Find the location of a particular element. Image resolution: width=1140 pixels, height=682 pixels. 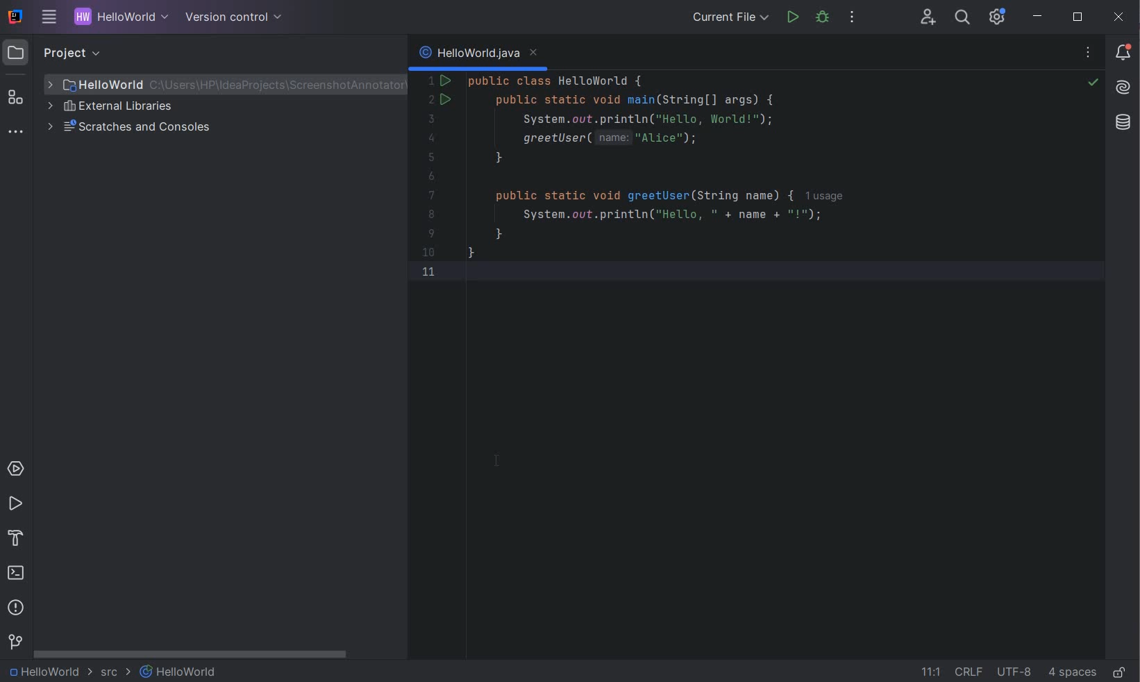

FILE NAME is located at coordinates (478, 55).